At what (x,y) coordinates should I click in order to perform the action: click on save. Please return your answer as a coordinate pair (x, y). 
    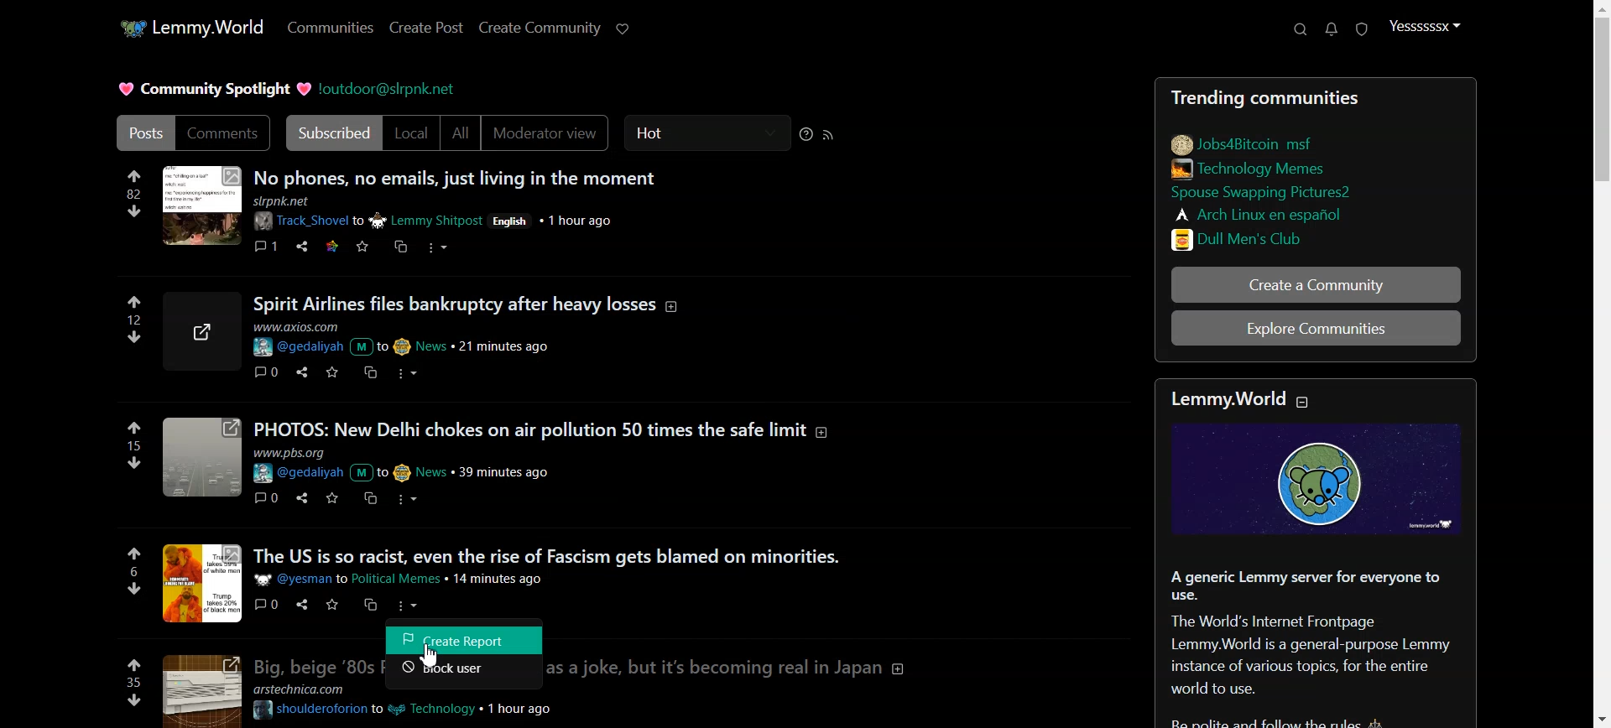
    Looking at the image, I should click on (329, 498).